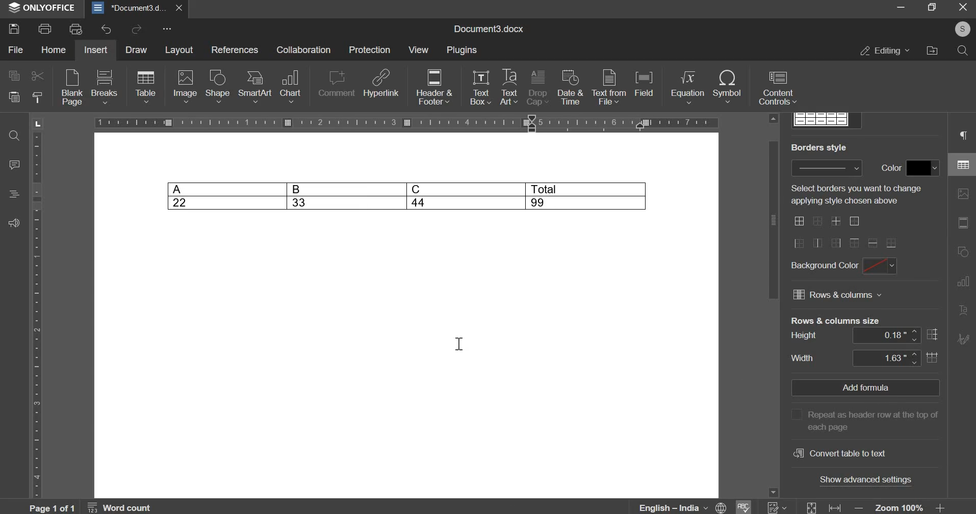  I want to click on copy style, so click(38, 97).